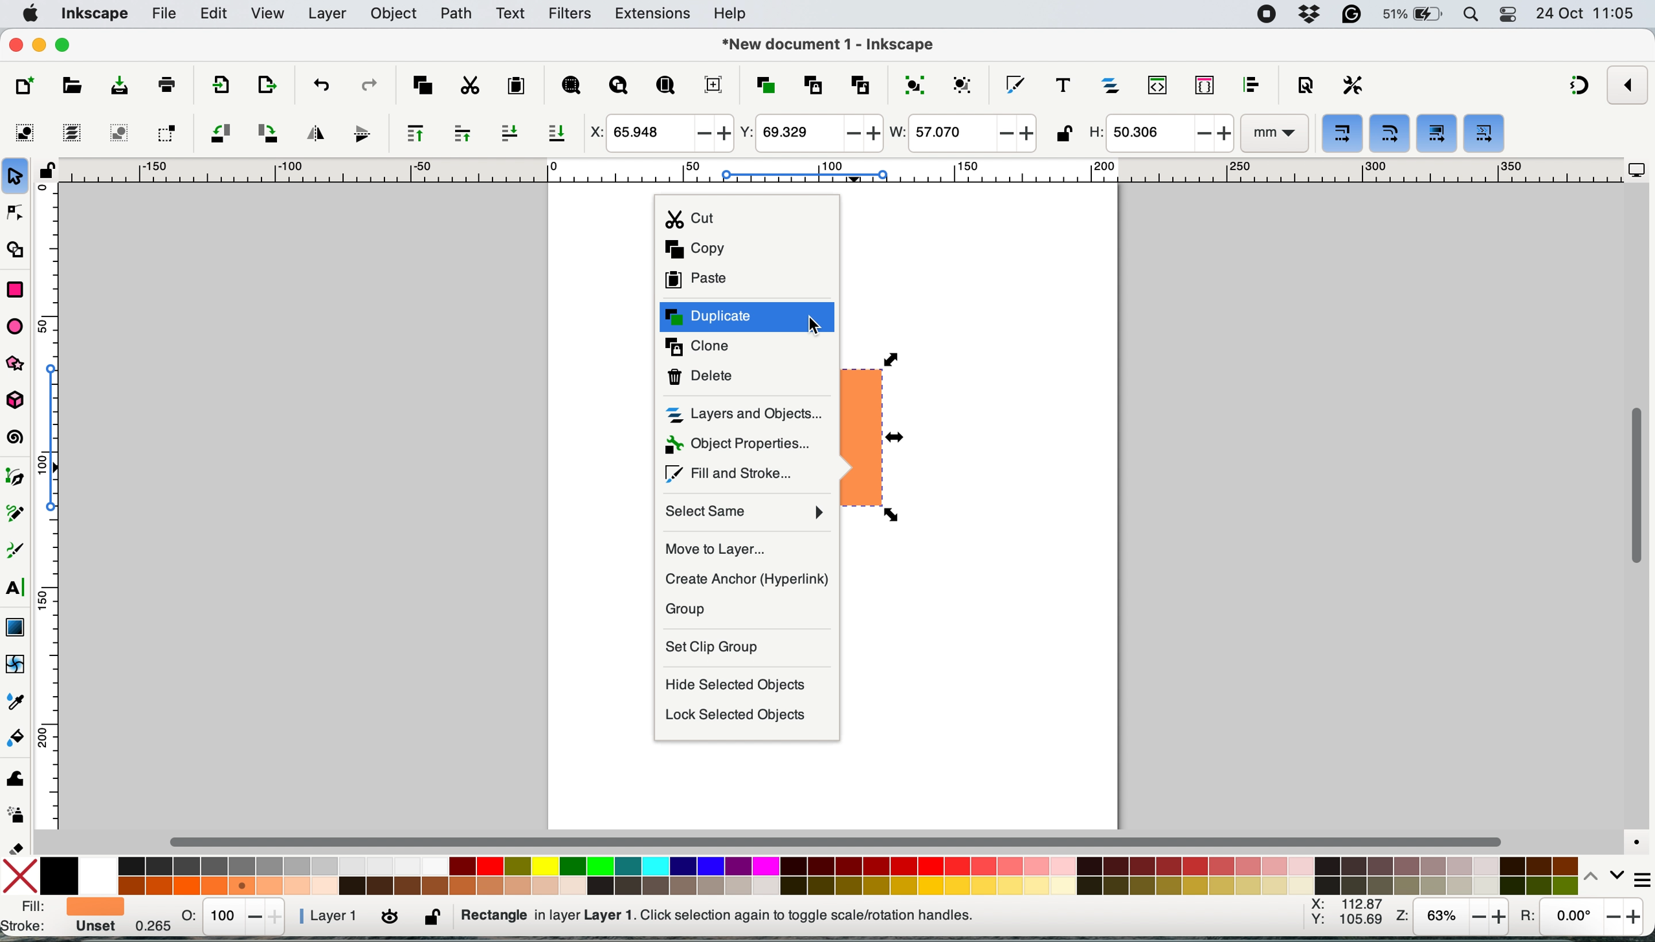 This screenshot has height=942, width=1655. What do you see at coordinates (94, 15) in the screenshot?
I see `inkscape` at bounding box center [94, 15].